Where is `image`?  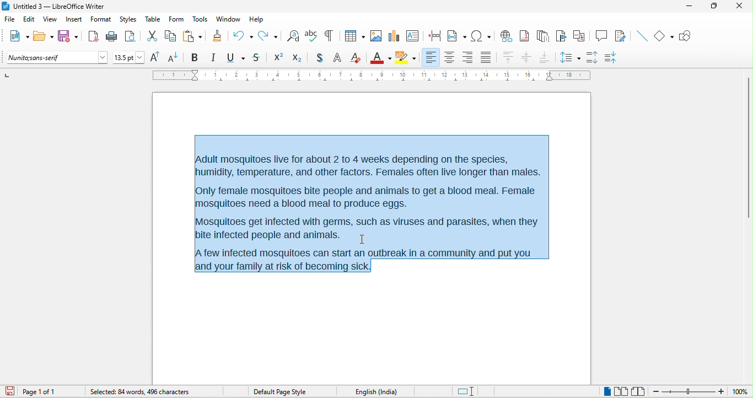
image is located at coordinates (375, 36).